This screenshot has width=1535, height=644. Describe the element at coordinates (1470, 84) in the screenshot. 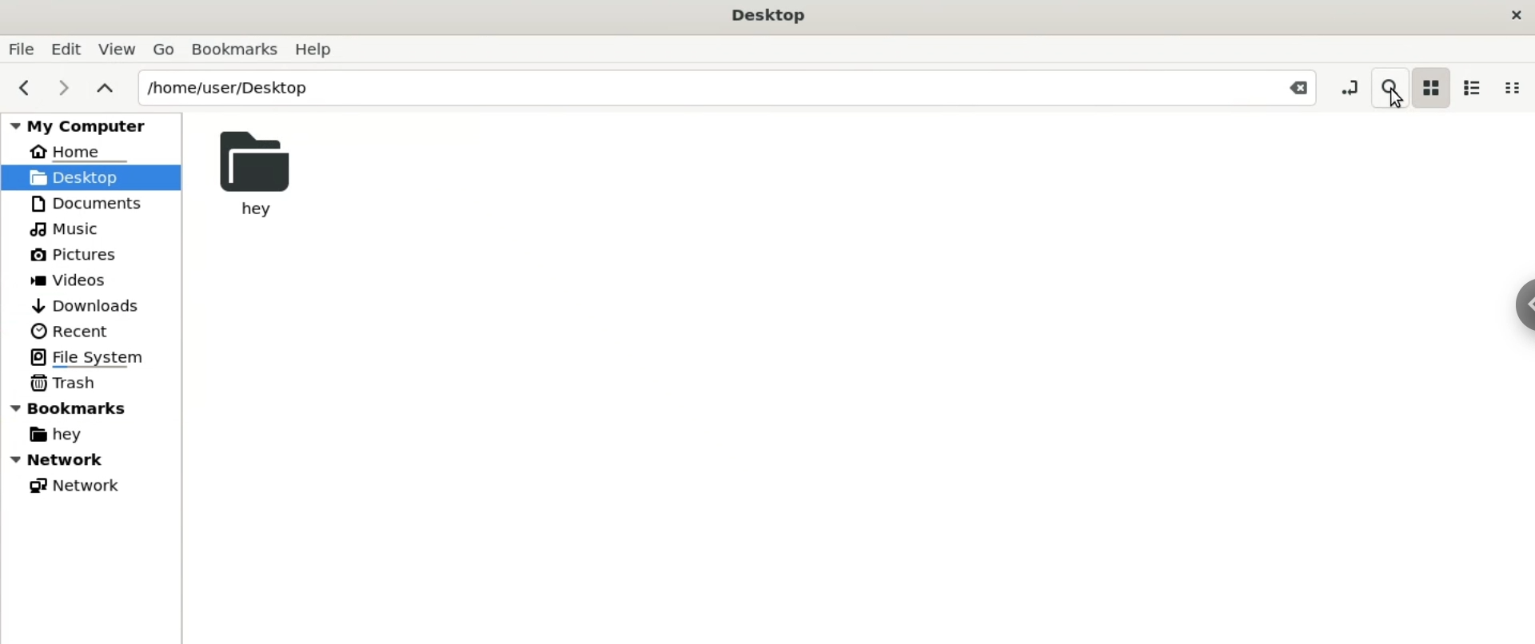

I see `list view` at that location.